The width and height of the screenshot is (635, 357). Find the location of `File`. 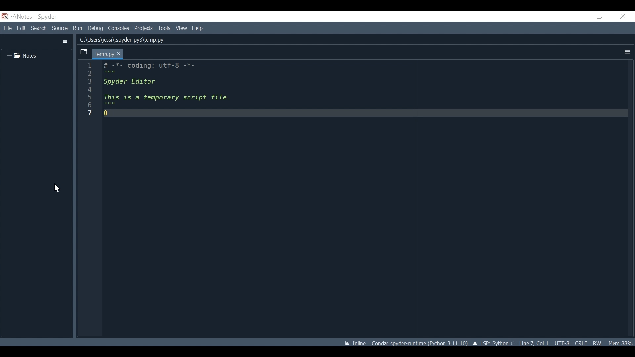

File is located at coordinates (7, 28).